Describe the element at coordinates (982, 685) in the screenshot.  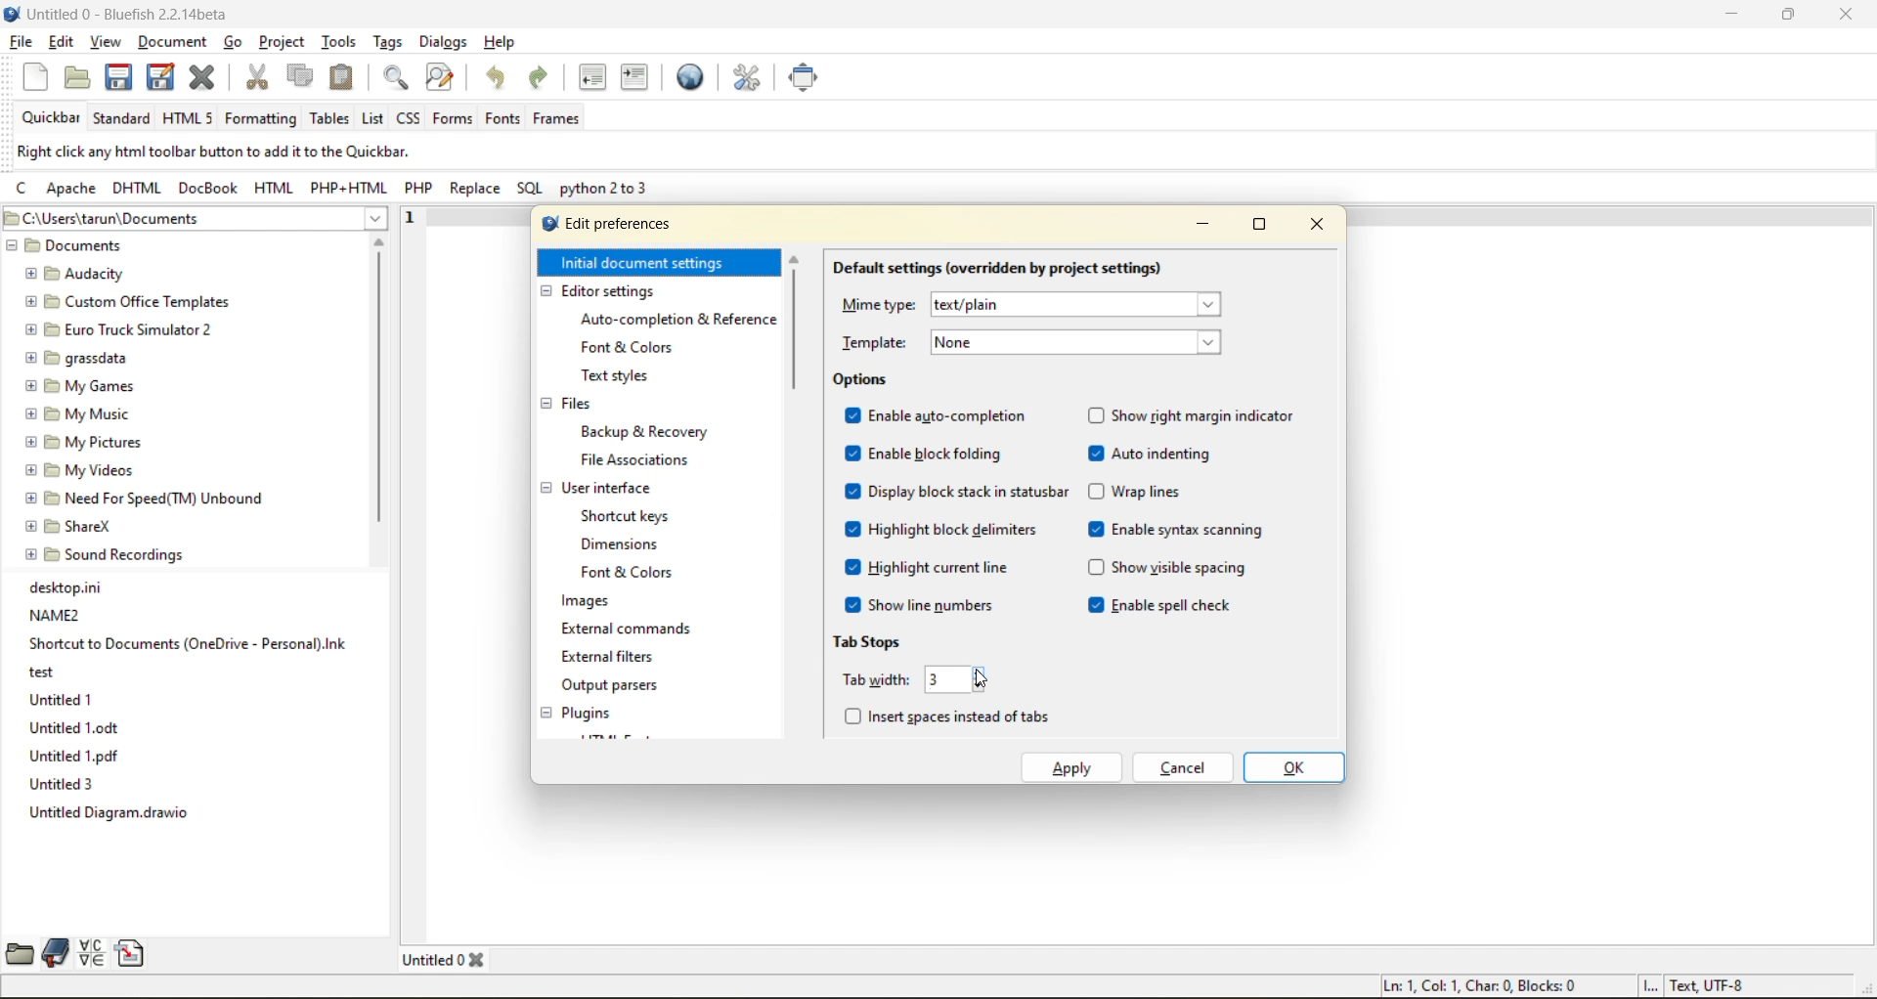
I see `decrease` at that location.